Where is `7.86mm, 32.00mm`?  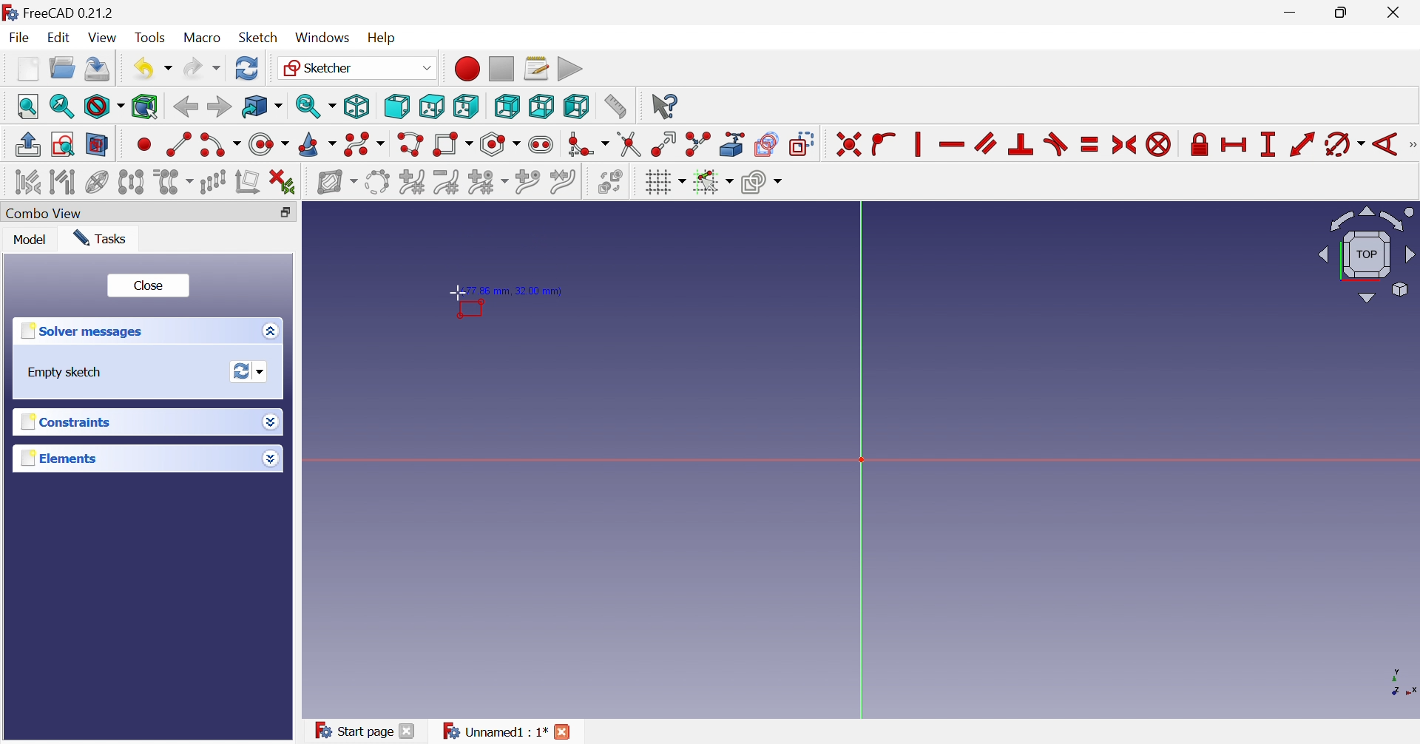
7.86mm, 32.00mm is located at coordinates (518, 291).